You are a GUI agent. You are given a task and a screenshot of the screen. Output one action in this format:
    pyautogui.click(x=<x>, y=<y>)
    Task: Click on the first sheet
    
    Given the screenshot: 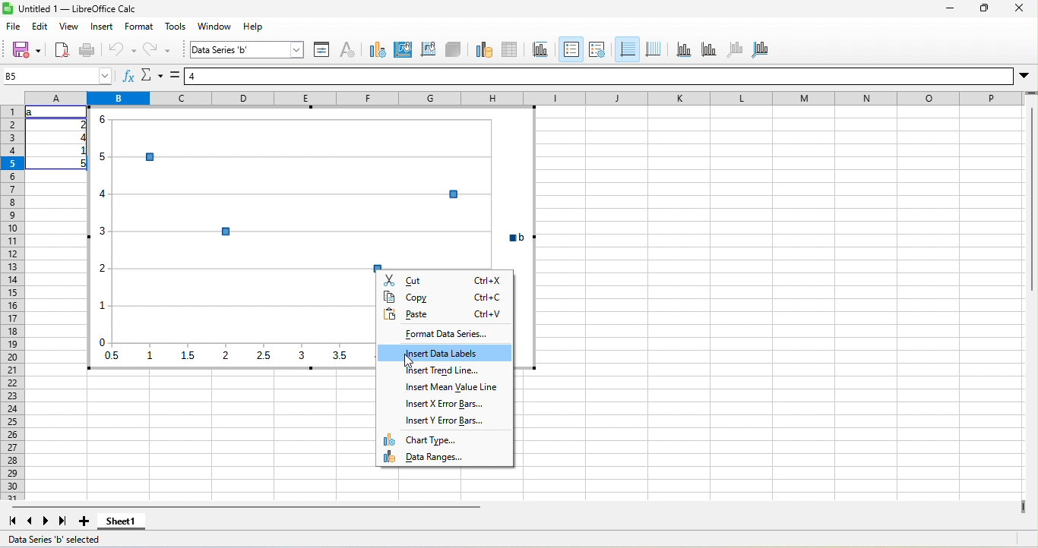 What is the action you would take?
    pyautogui.click(x=12, y=521)
    